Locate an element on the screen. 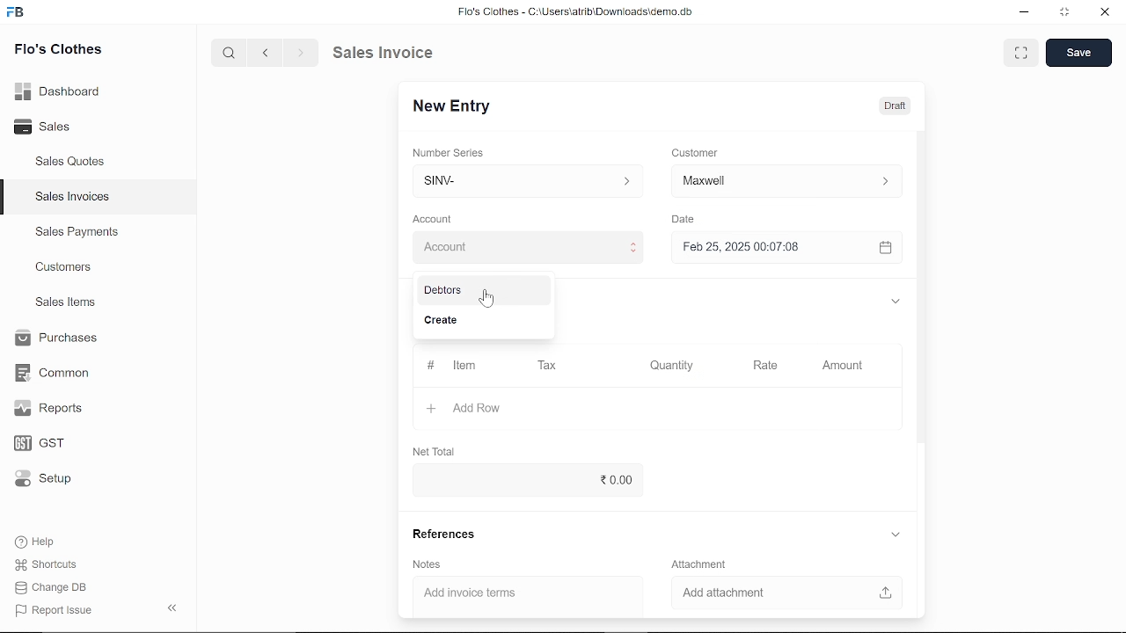 Image resolution: width=1126 pixels, height=633 pixels. Purchases is located at coordinates (59, 339).